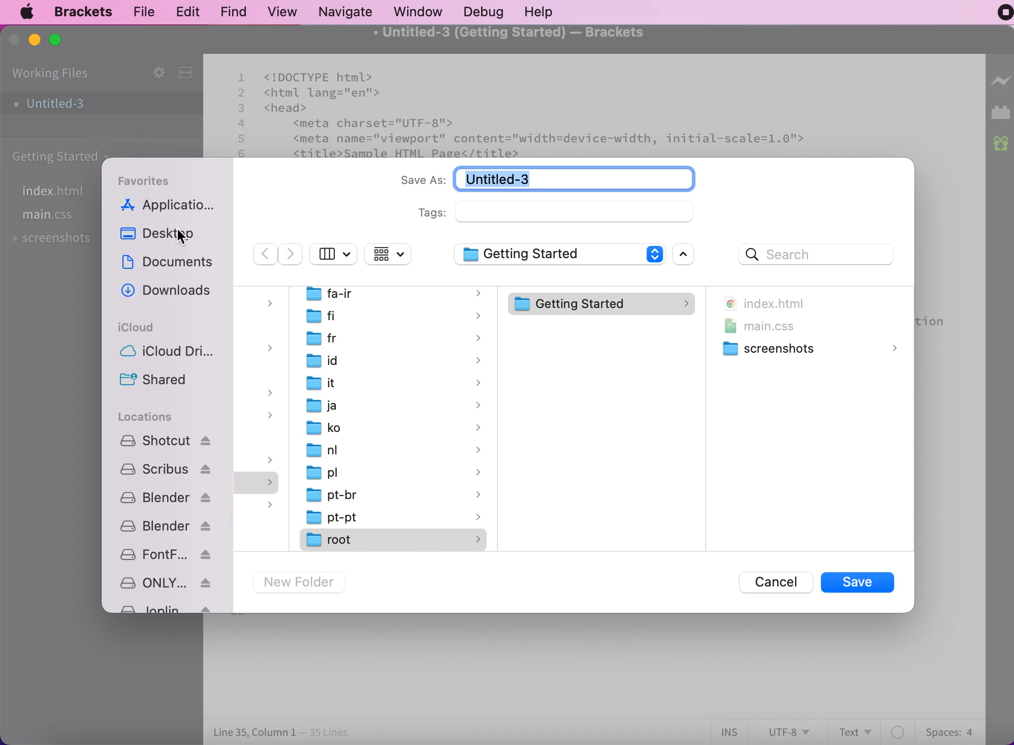 Image resolution: width=1014 pixels, height=745 pixels. What do you see at coordinates (395, 315) in the screenshot?
I see `fi` at bounding box center [395, 315].